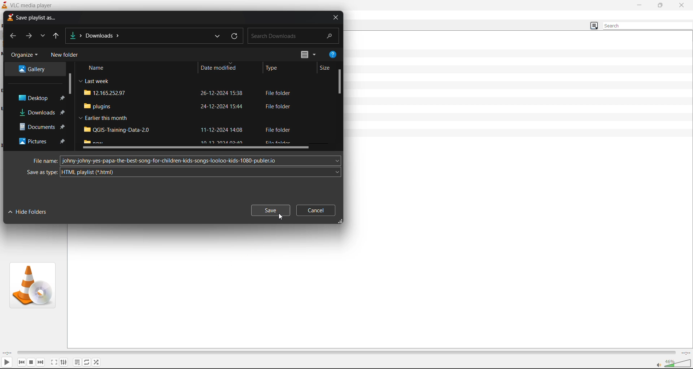 The height and width of the screenshot is (369, 693). Describe the element at coordinates (674, 363) in the screenshot. I see `volume` at that location.